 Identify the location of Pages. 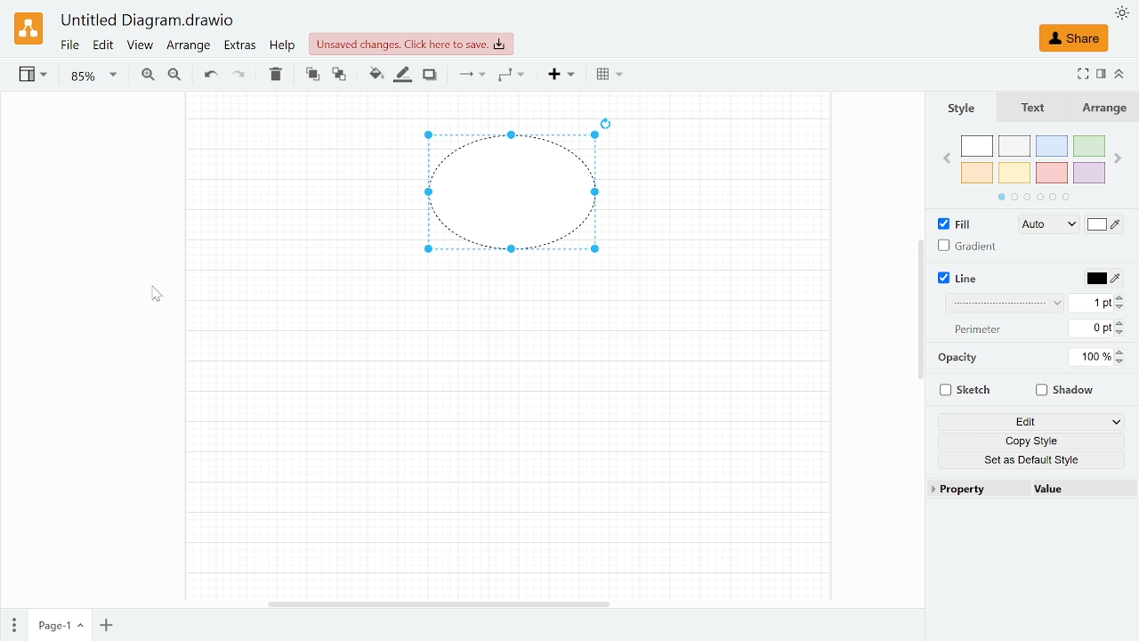
(14, 624).